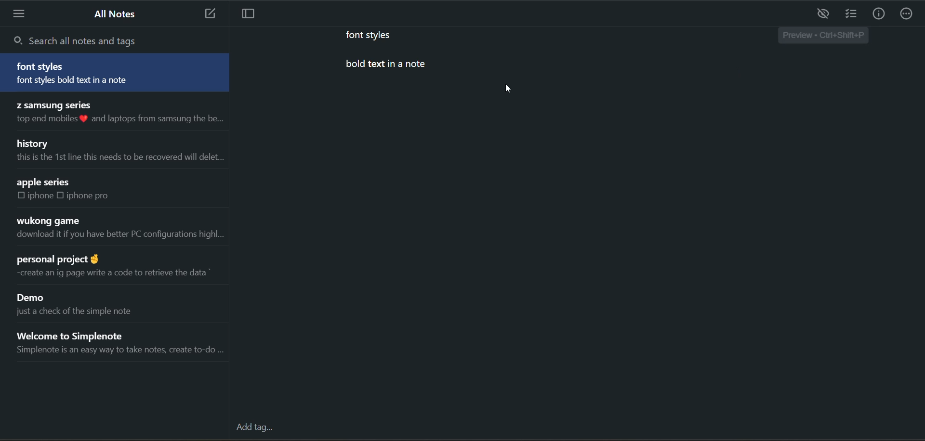 The image size is (925, 441). What do you see at coordinates (822, 37) in the screenshot?
I see `Preview « Ctri+Shift+P` at bounding box center [822, 37].